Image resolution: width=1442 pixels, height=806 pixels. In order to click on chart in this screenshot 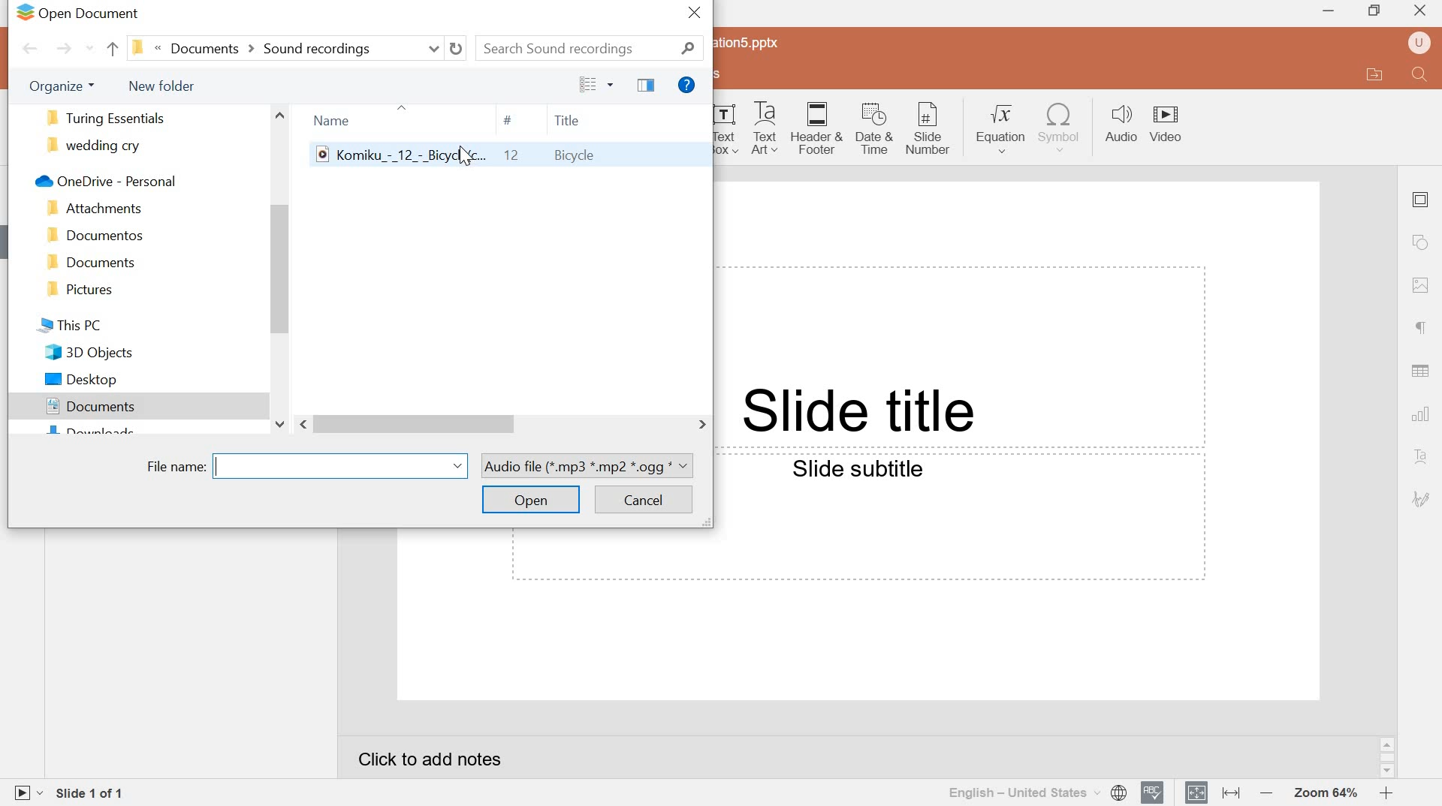, I will do `click(1422, 414)`.